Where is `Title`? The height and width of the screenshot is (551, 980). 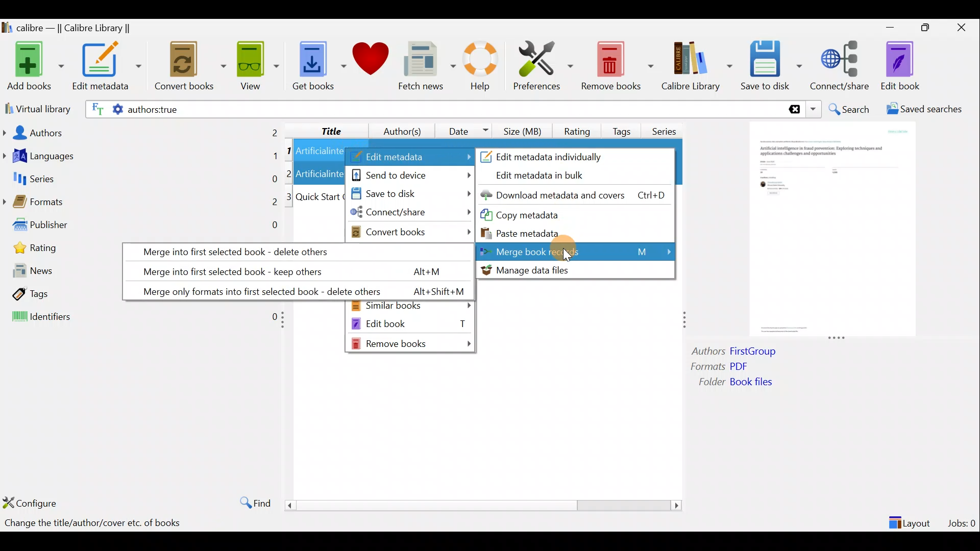
Title is located at coordinates (323, 129).